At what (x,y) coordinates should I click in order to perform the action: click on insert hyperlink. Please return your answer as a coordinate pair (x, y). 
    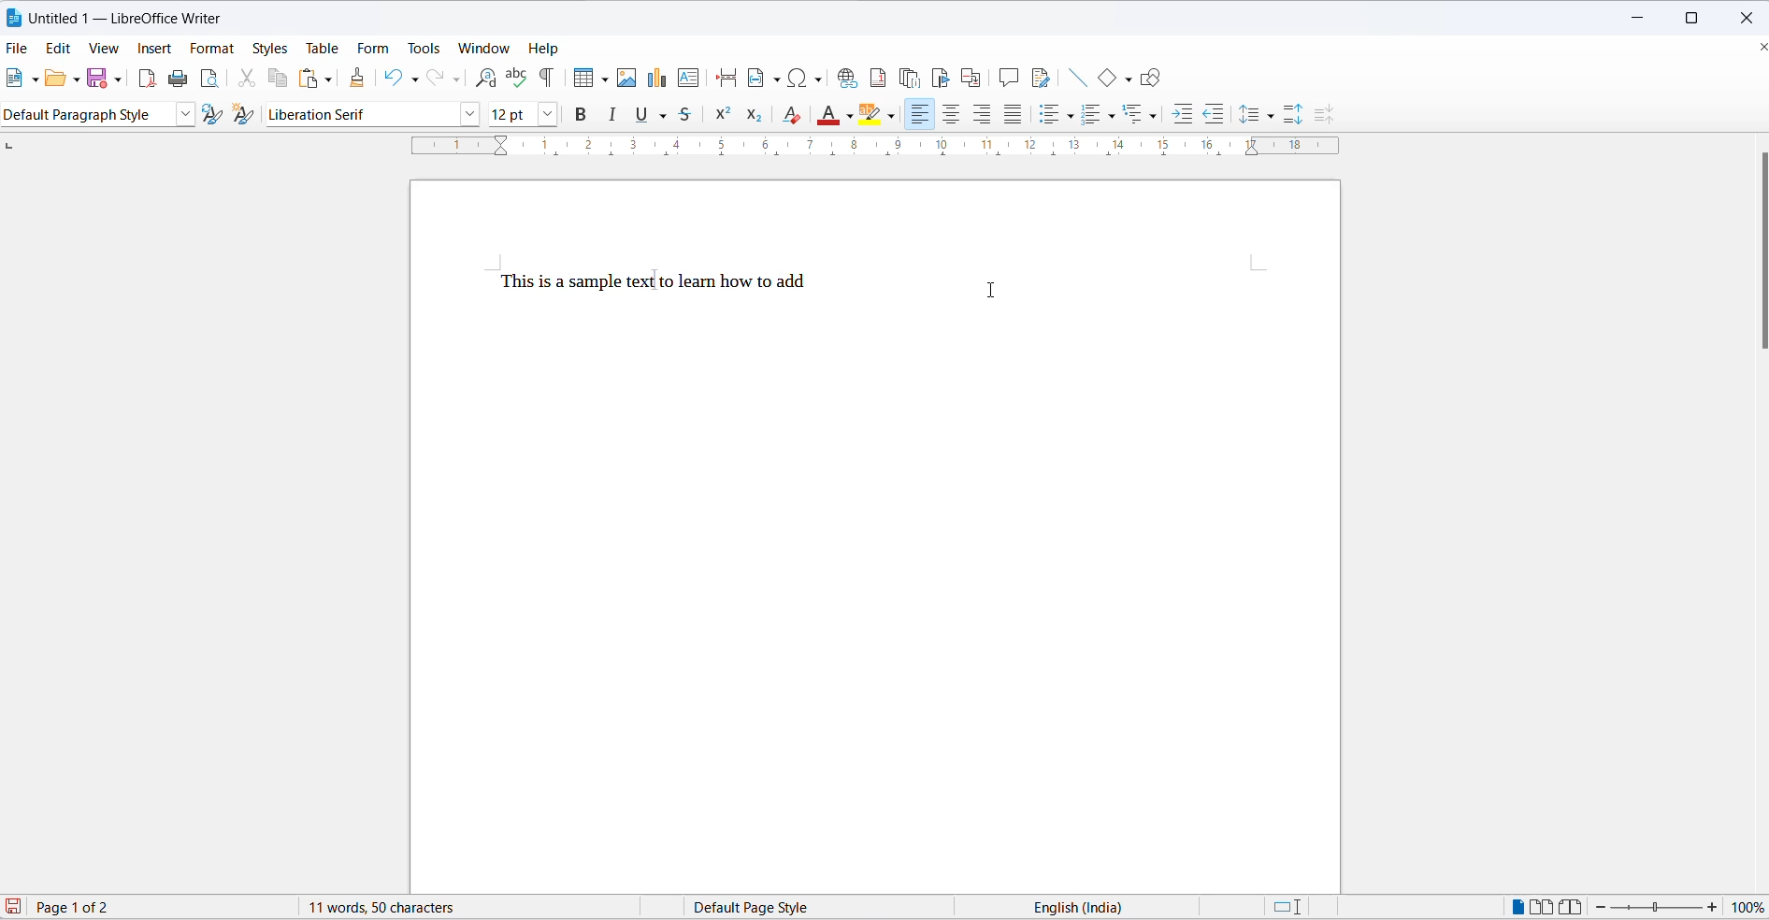
    Looking at the image, I should click on (849, 79).